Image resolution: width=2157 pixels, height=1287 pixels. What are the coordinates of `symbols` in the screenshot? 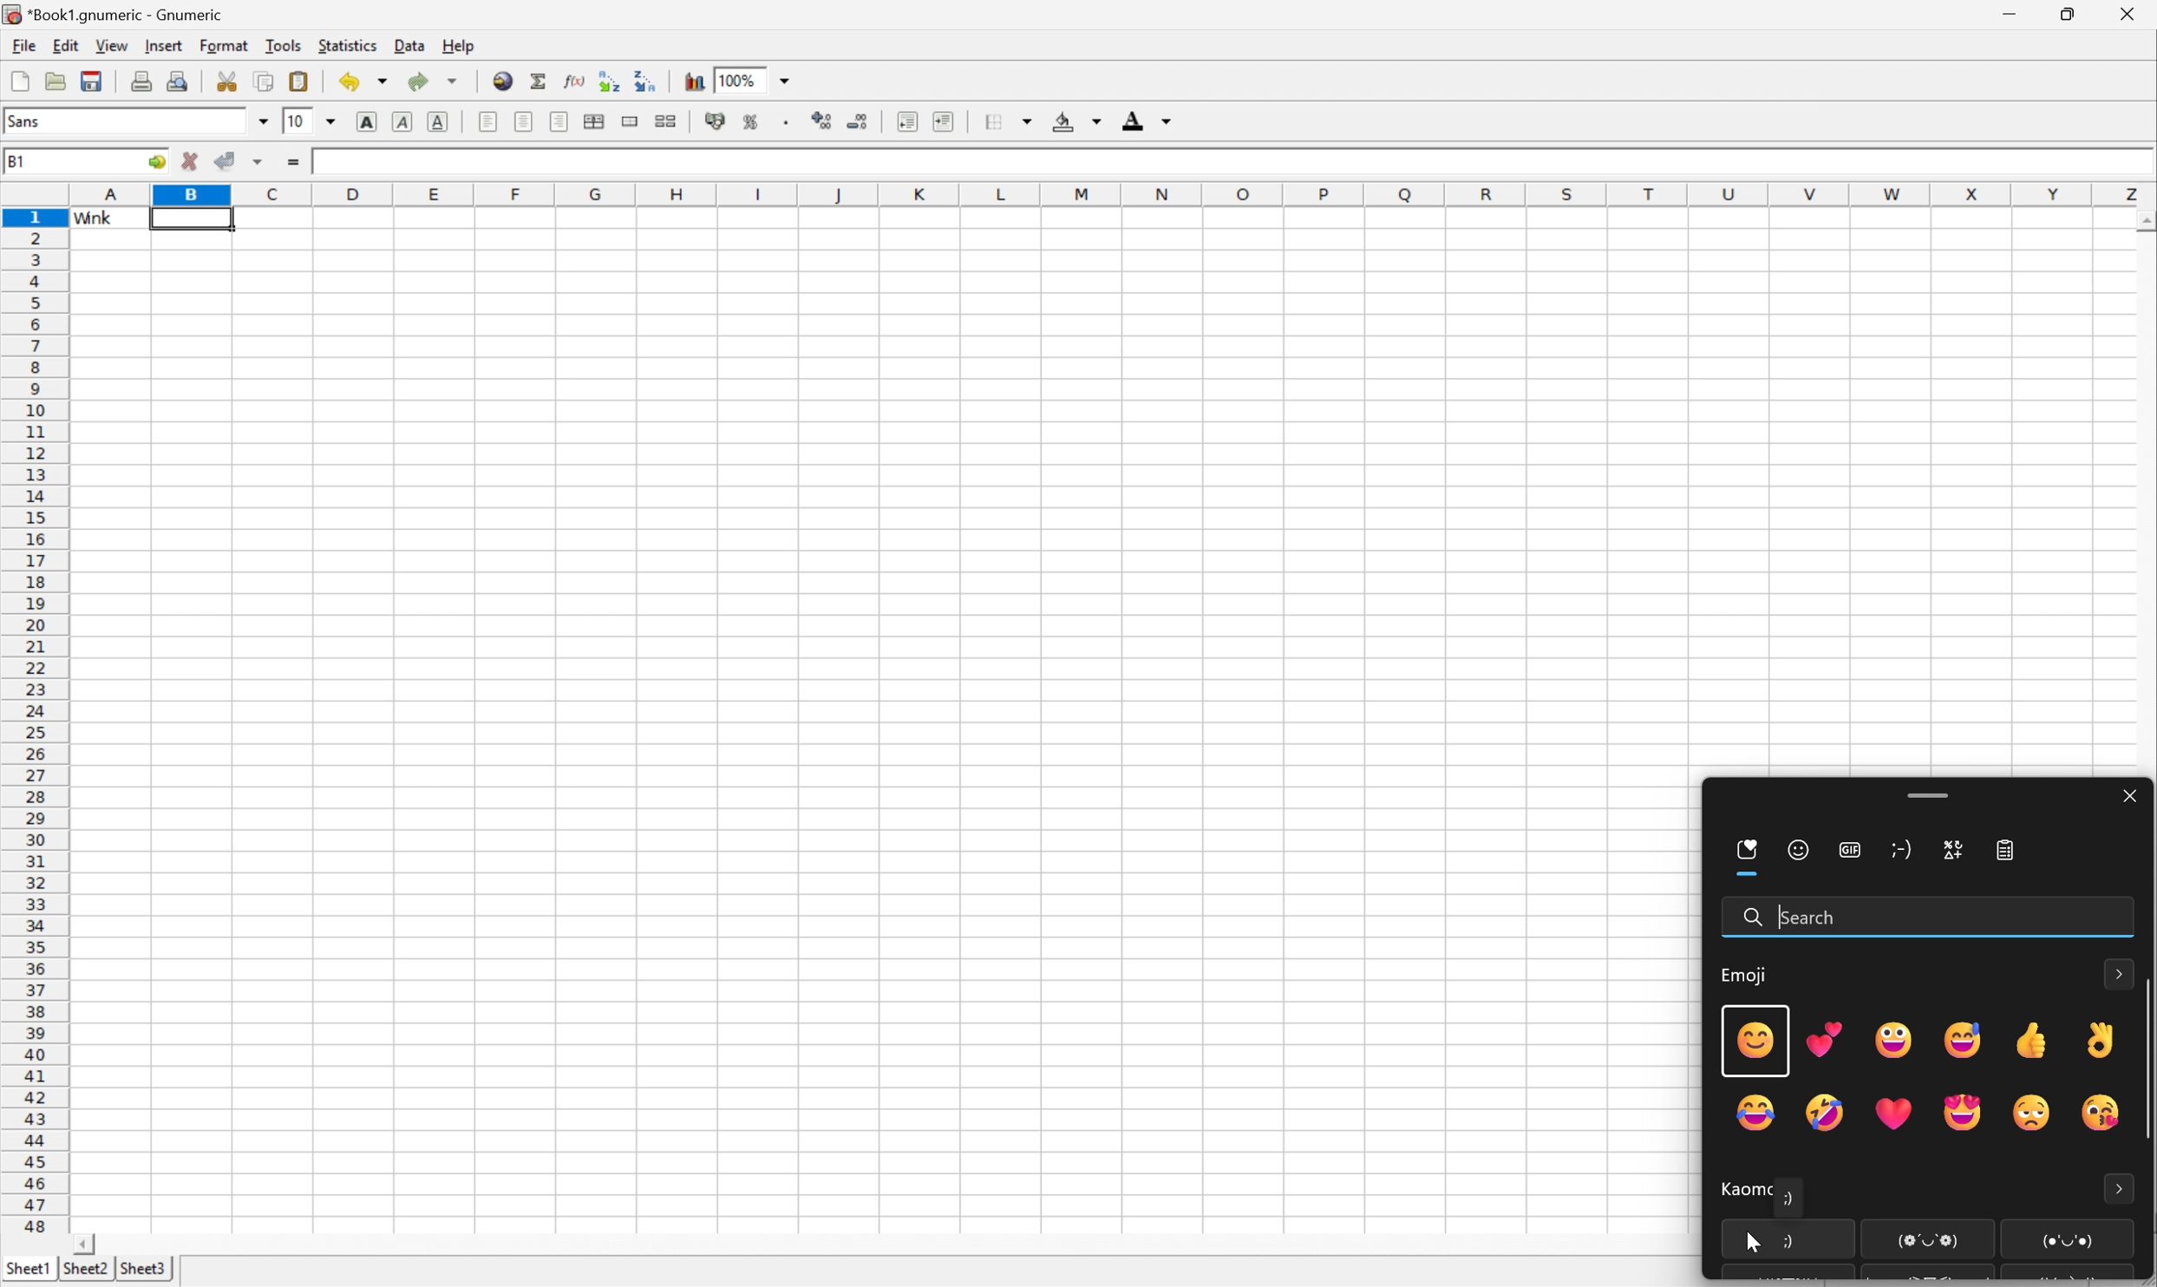 It's located at (1950, 853).